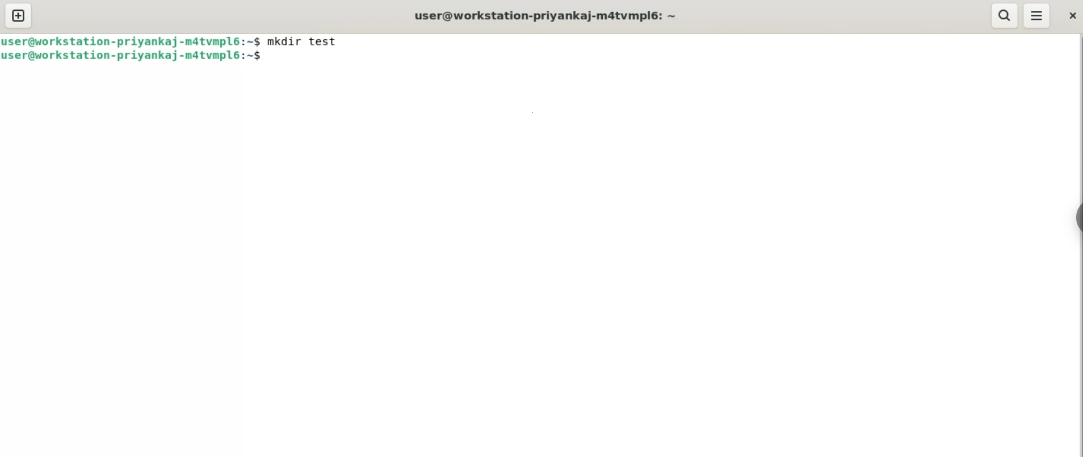 This screenshot has width=1083, height=457. What do you see at coordinates (136, 56) in the screenshot?
I see `shell promptuser@workstation-priyankaj-m4tvmpl6: ~$` at bounding box center [136, 56].